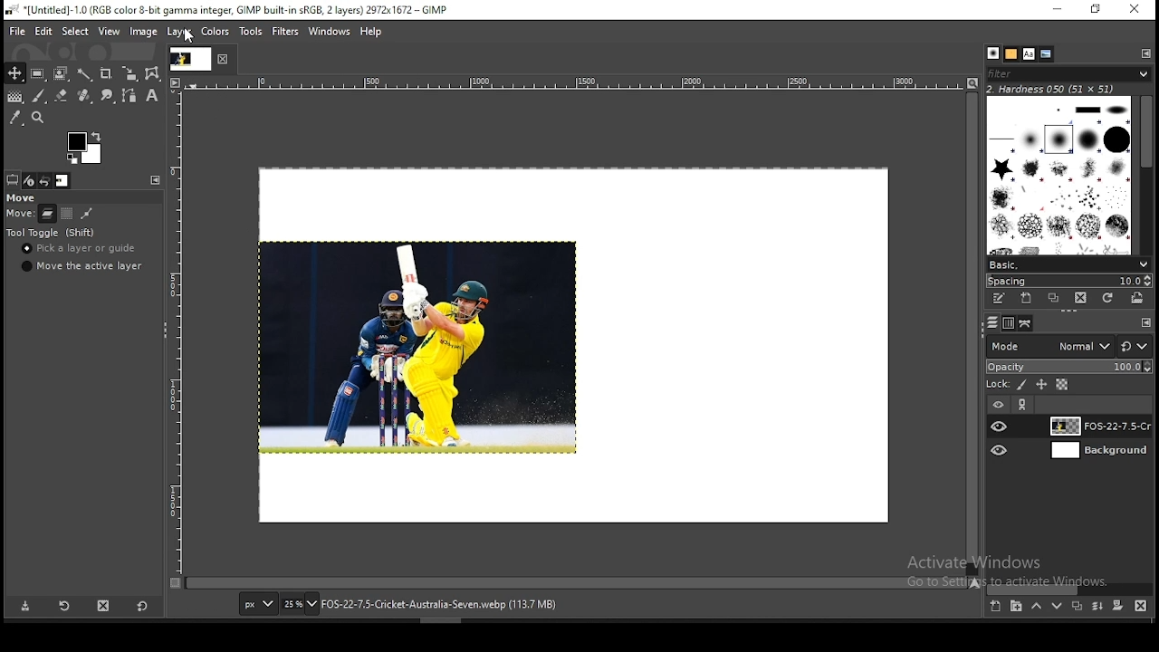  Describe the element at coordinates (1068, 264) in the screenshot. I see `brush presets` at that location.